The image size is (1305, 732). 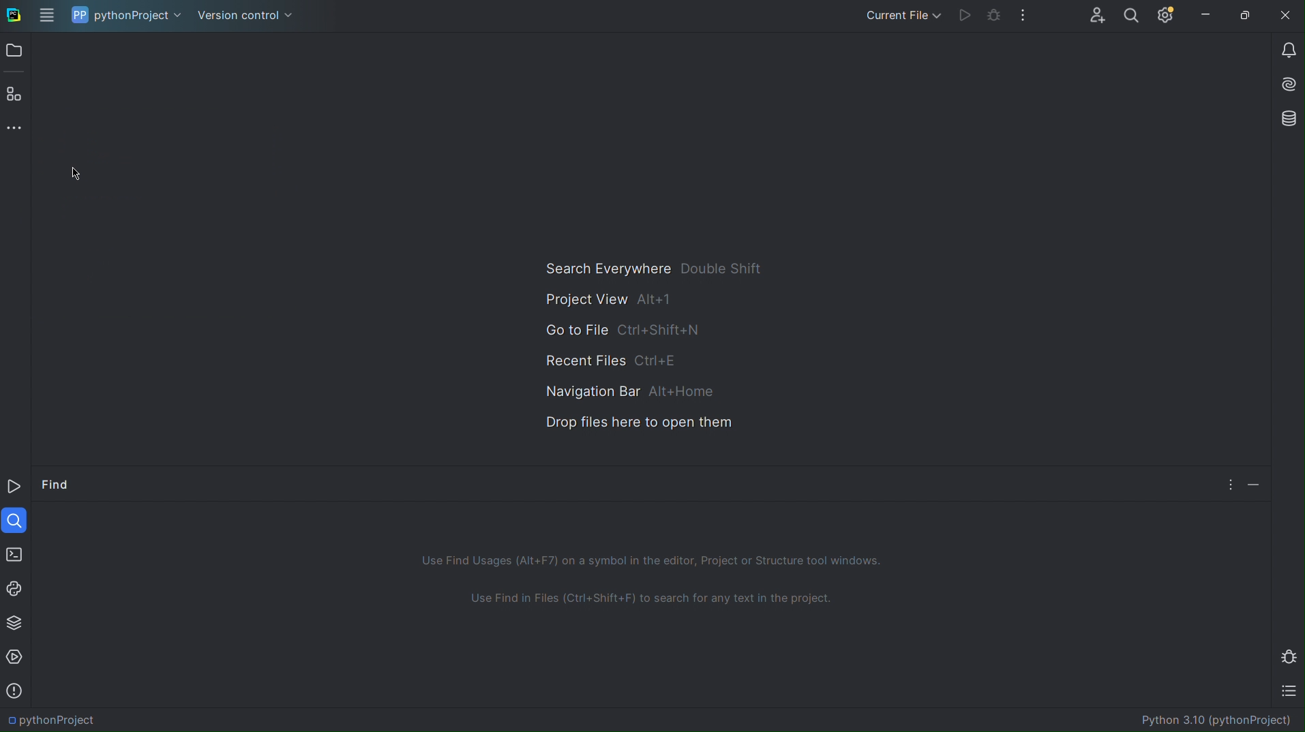 I want to click on Maximize, so click(x=1248, y=17).